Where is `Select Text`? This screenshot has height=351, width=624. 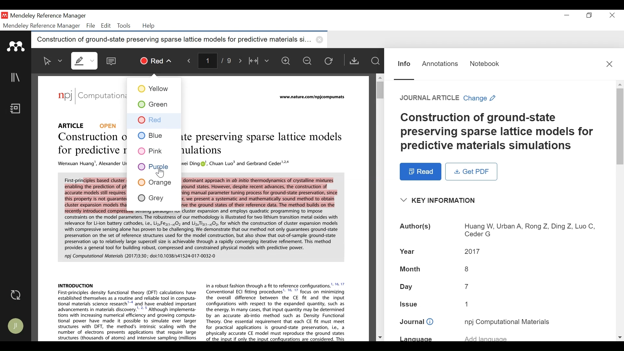
Select Text is located at coordinates (51, 60).